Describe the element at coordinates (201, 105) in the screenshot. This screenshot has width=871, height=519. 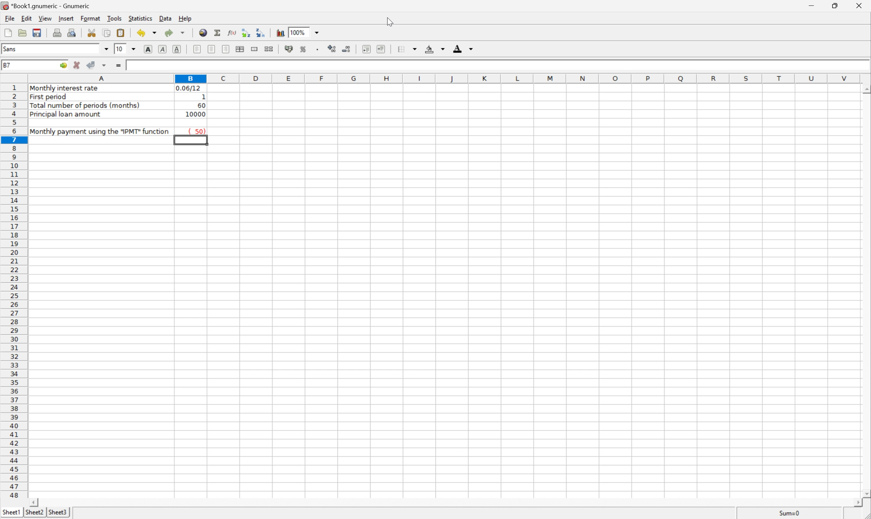
I see `60` at that location.